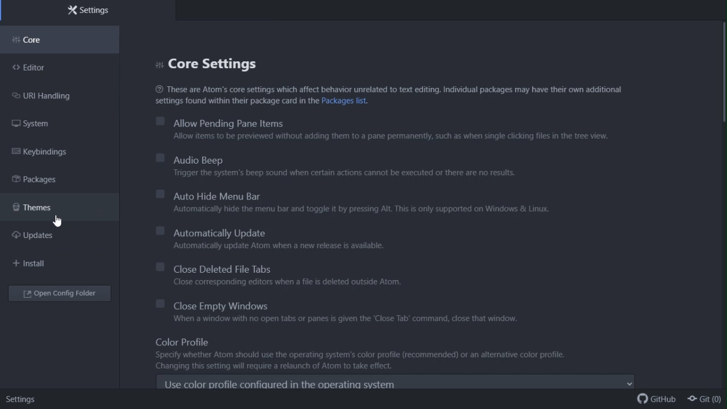 The width and height of the screenshot is (727, 409). Describe the element at coordinates (274, 274) in the screenshot. I see `Close deleted file tabs` at that location.